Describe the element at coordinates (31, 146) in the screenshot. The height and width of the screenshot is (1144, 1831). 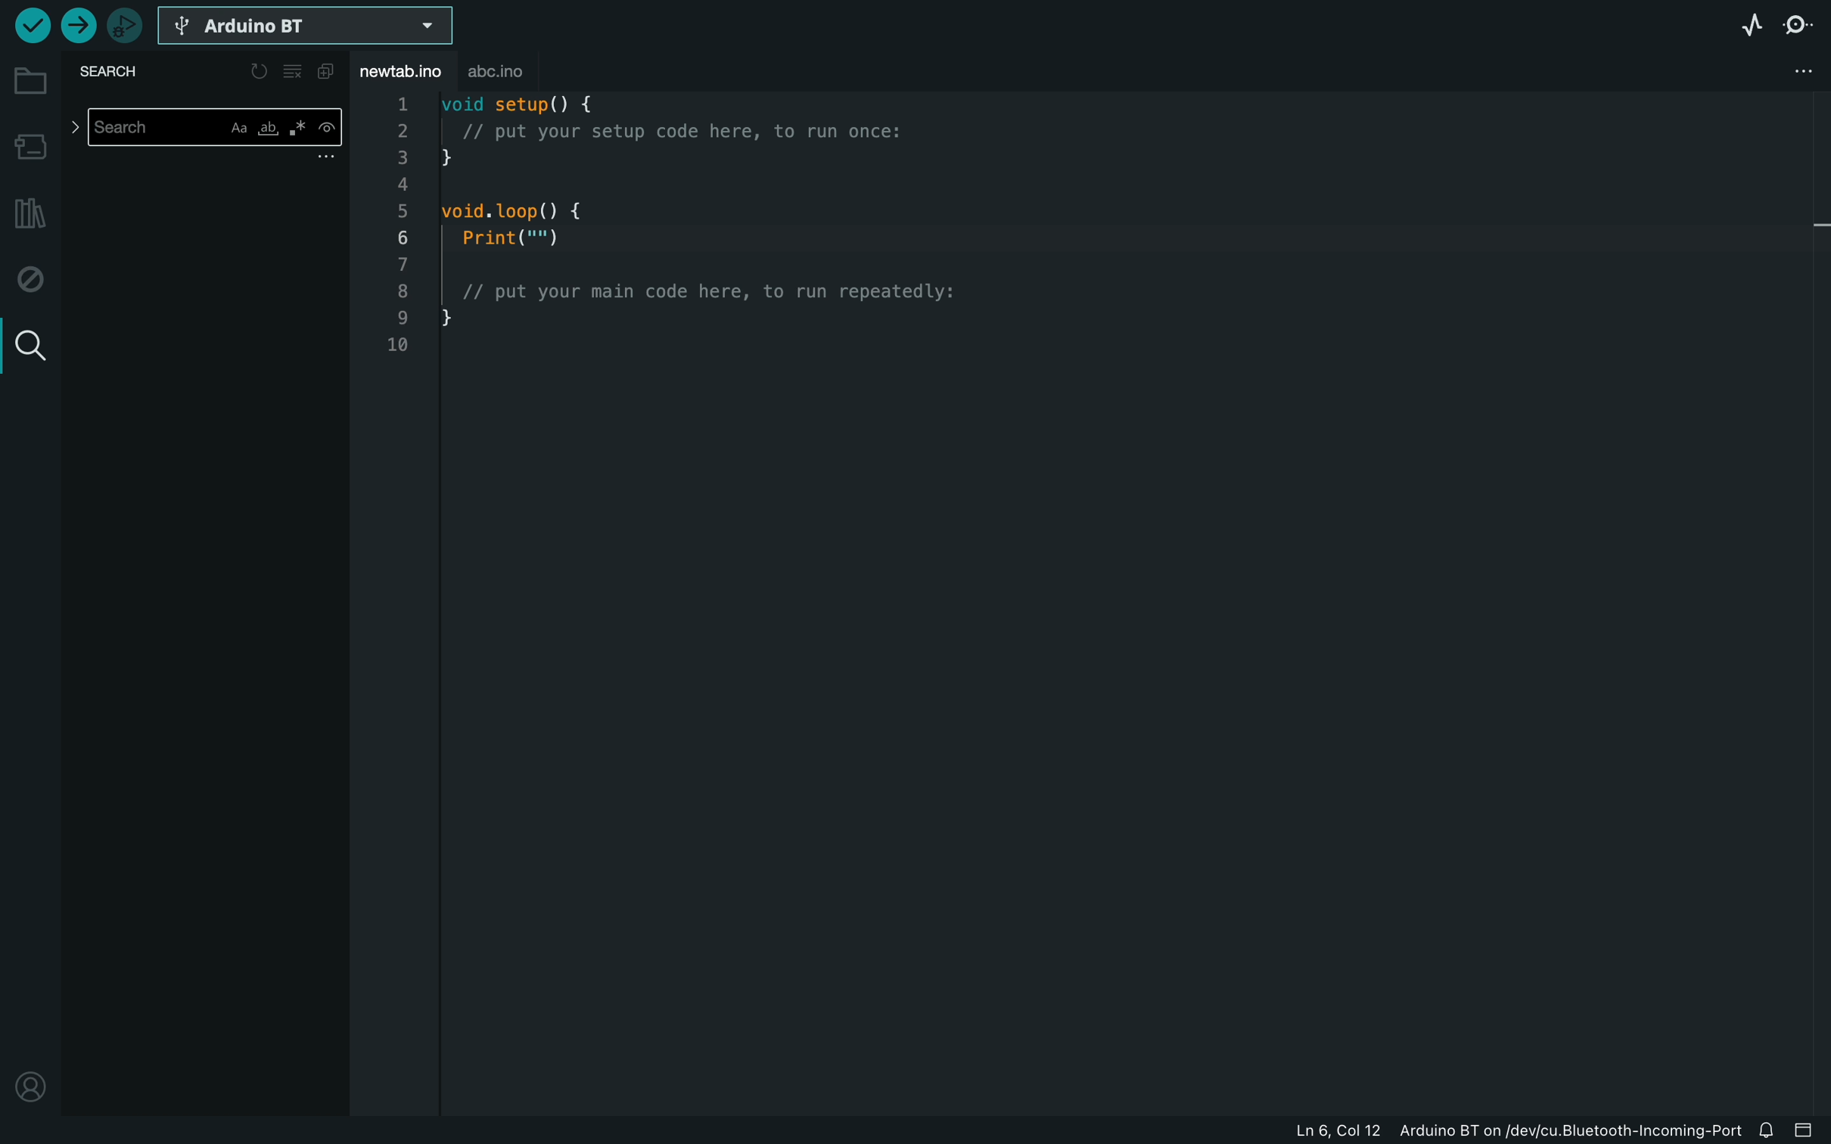
I see `board manager` at that location.